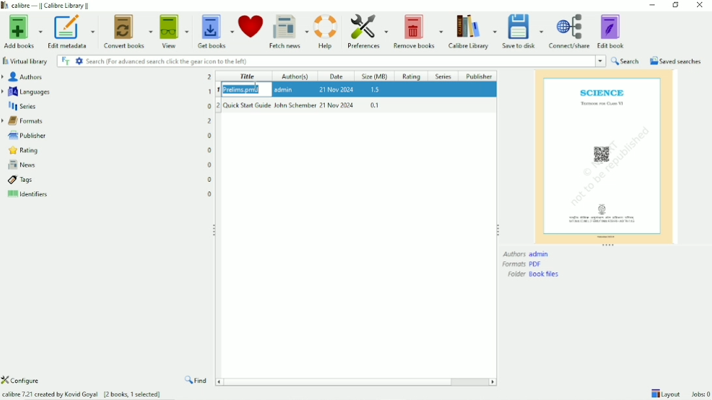 Image resolution: width=712 pixels, height=400 pixels. What do you see at coordinates (197, 380) in the screenshot?
I see `Find` at bounding box center [197, 380].